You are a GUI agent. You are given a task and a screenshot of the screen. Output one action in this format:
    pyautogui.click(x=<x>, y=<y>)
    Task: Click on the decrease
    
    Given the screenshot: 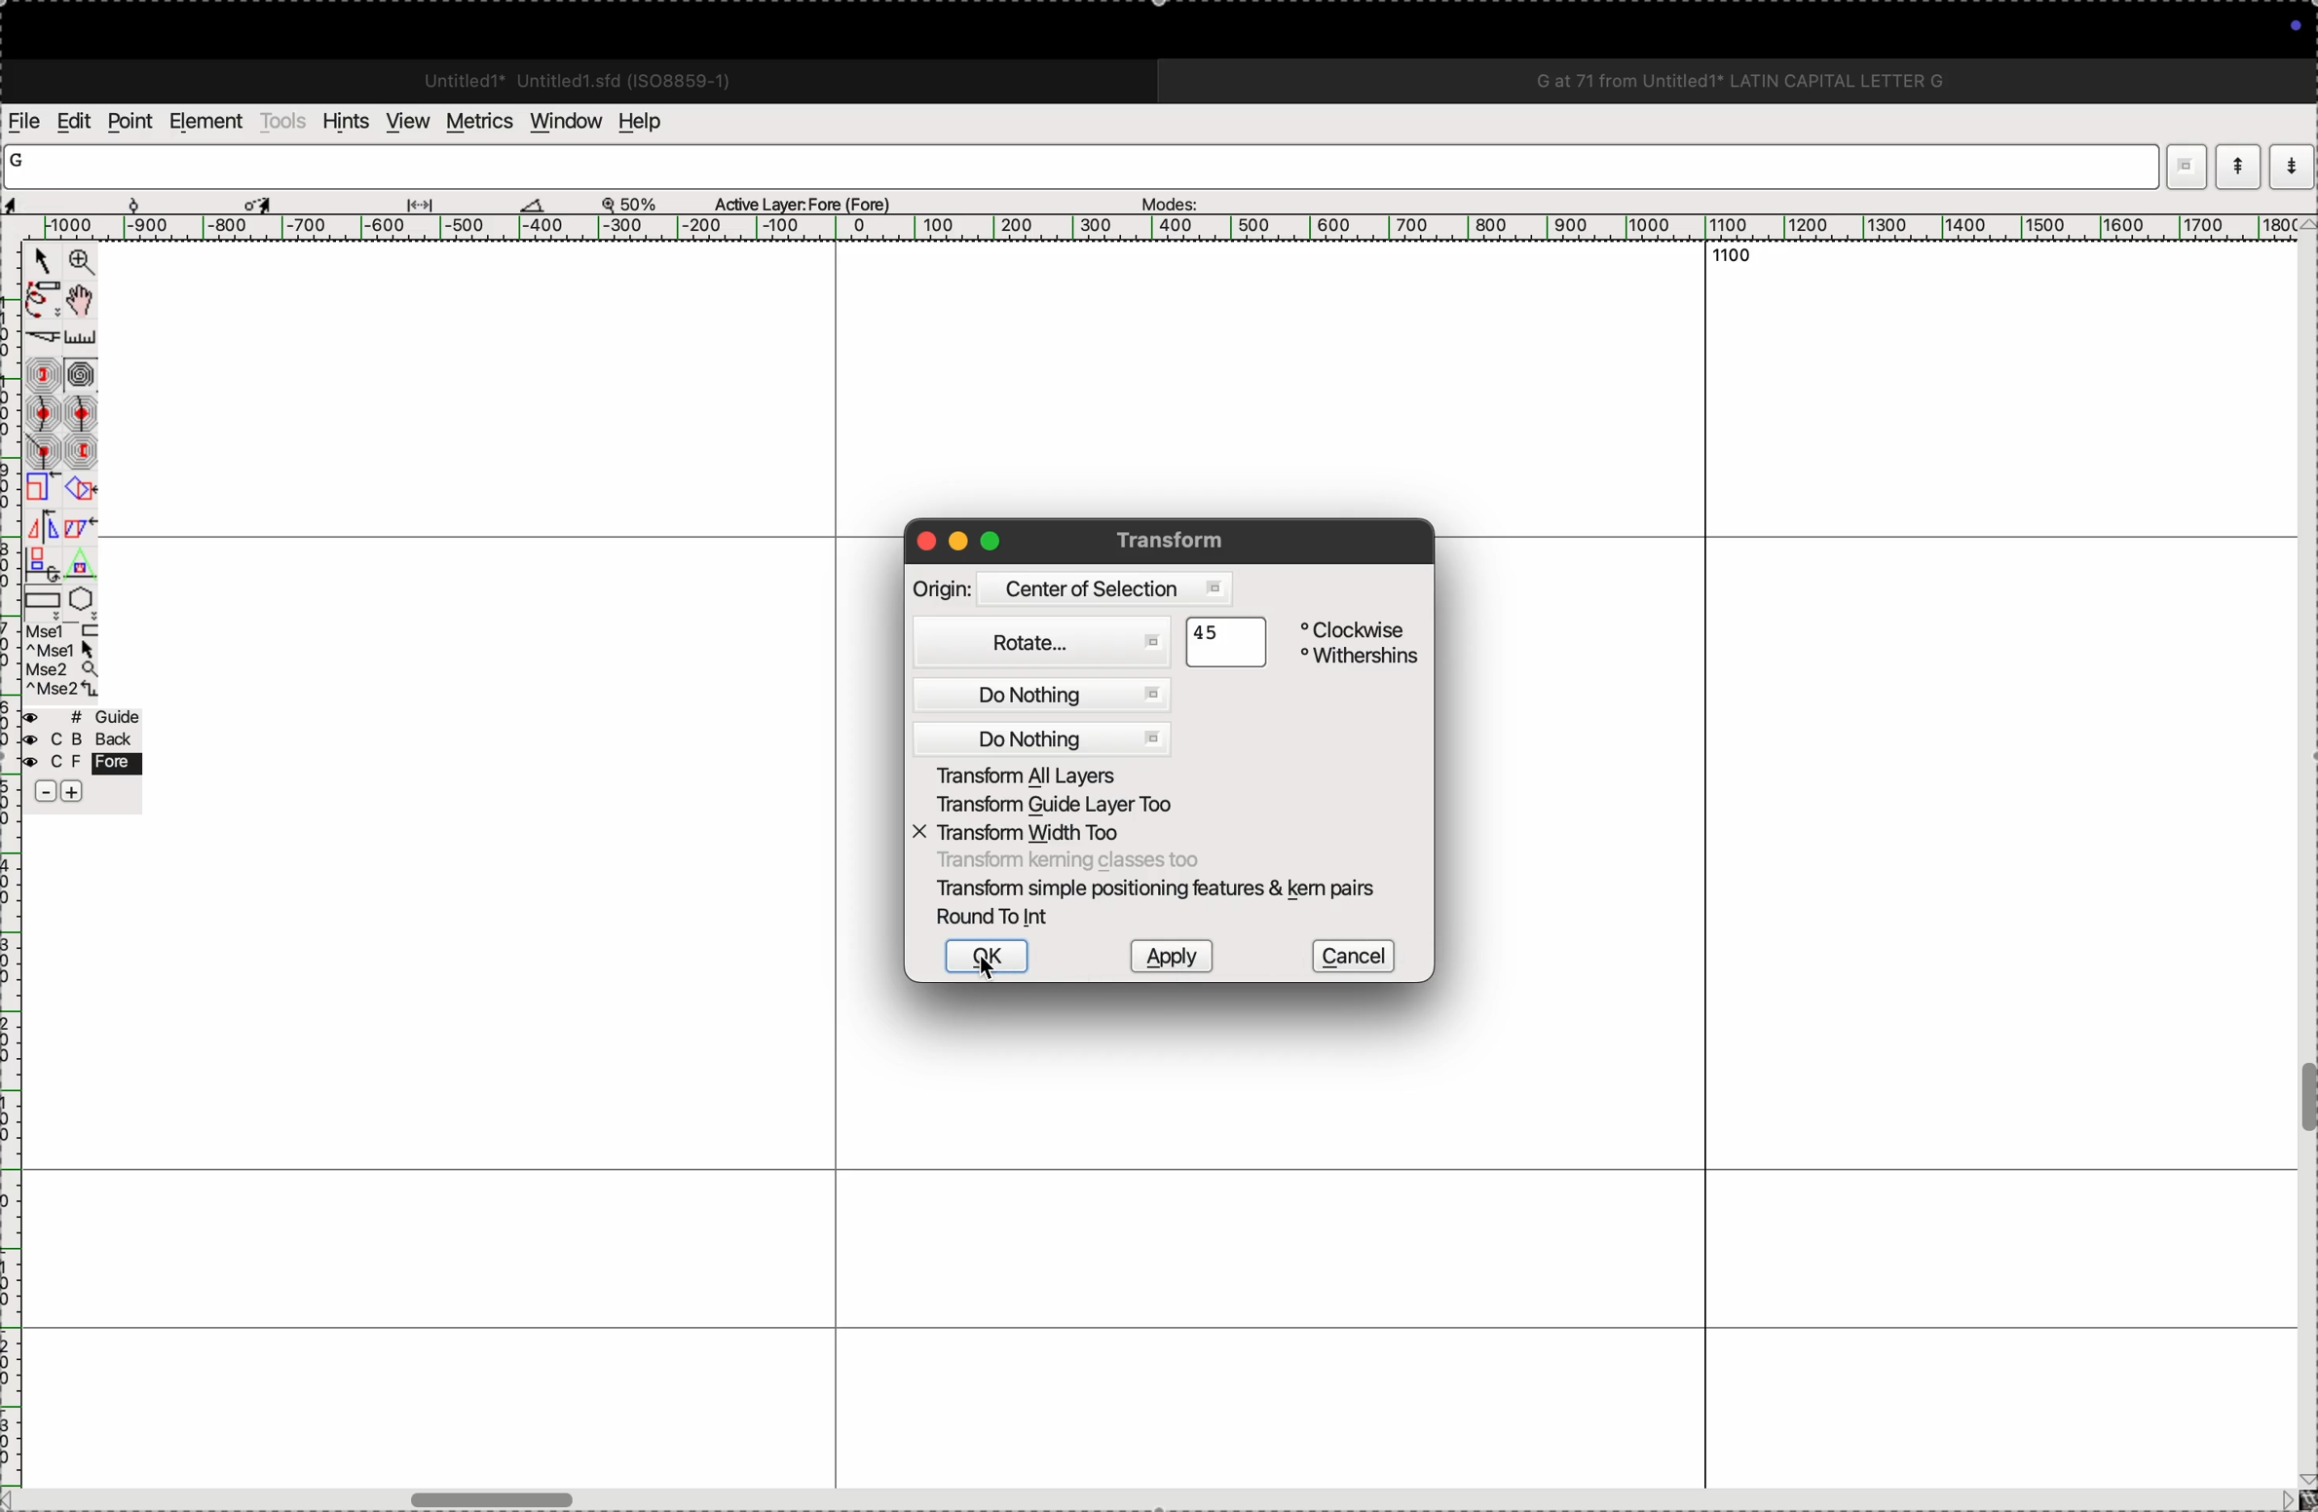 What is the action you would take?
    pyautogui.click(x=46, y=790)
    